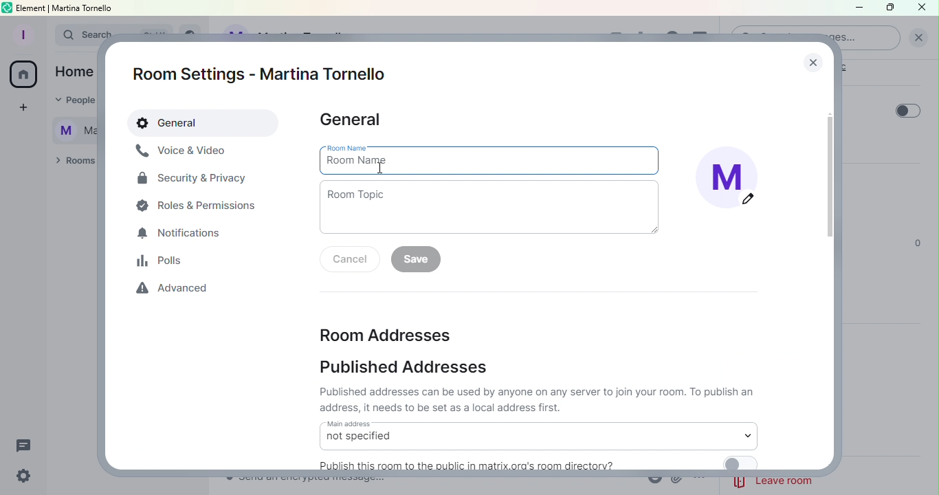  I want to click on General, so click(353, 120).